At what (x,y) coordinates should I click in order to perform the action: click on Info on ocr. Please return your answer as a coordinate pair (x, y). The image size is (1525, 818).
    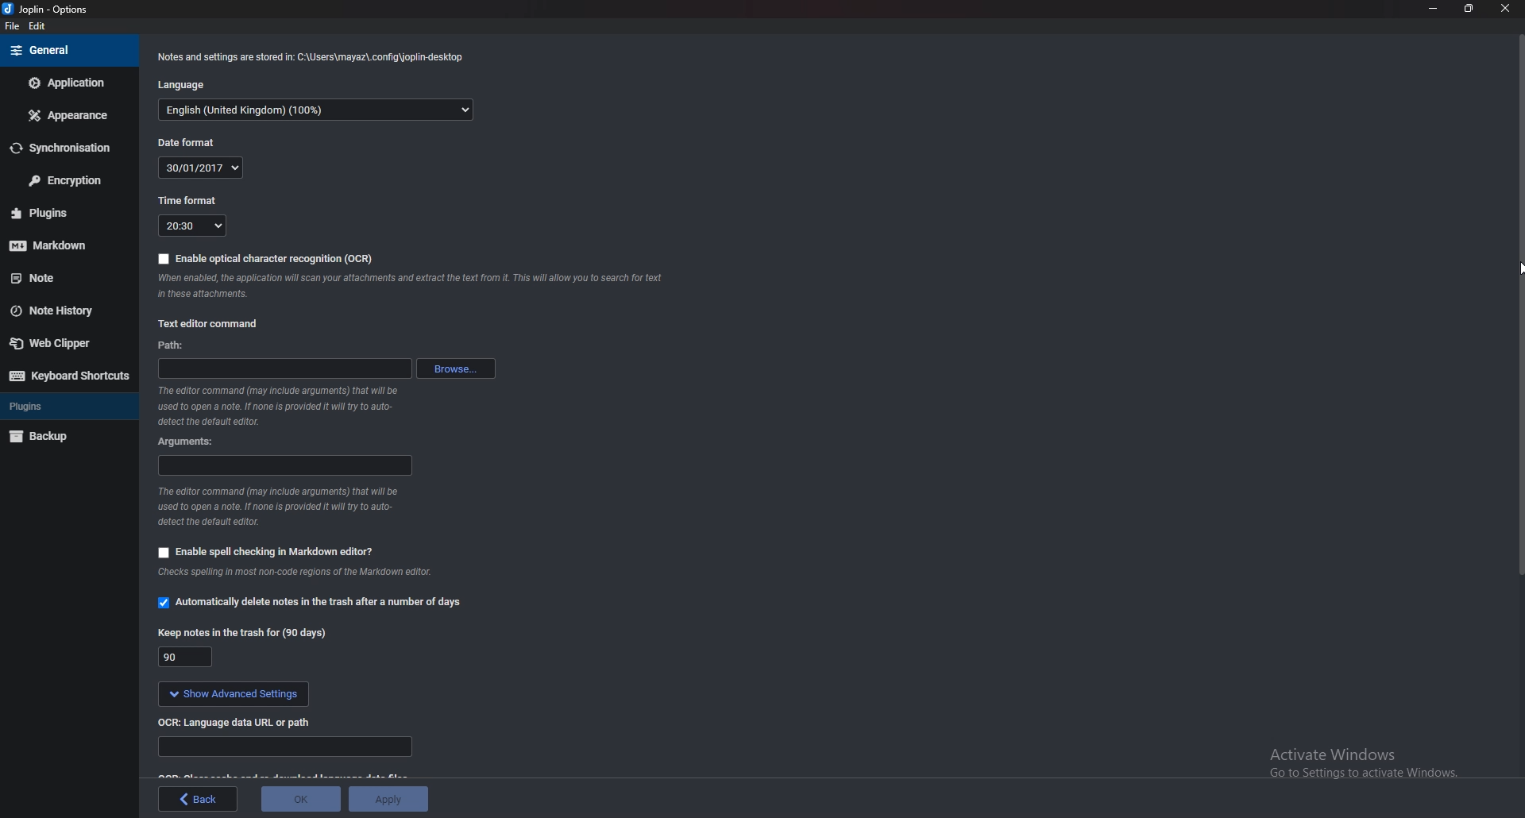
    Looking at the image, I should click on (414, 287).